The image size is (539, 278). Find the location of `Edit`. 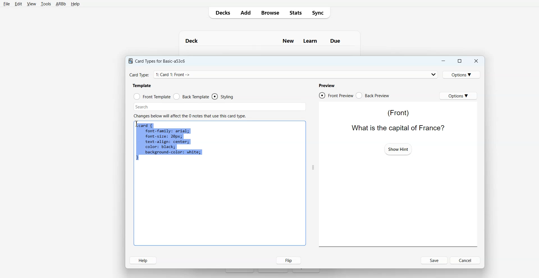

Edit is located at coordinates (19, 4).